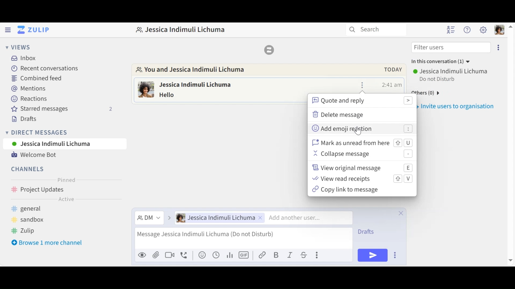 The width and height of the screenshot is (515, 289). Describe the element at coordinates (65, 143) in the screenshot. I see `User` at that location.